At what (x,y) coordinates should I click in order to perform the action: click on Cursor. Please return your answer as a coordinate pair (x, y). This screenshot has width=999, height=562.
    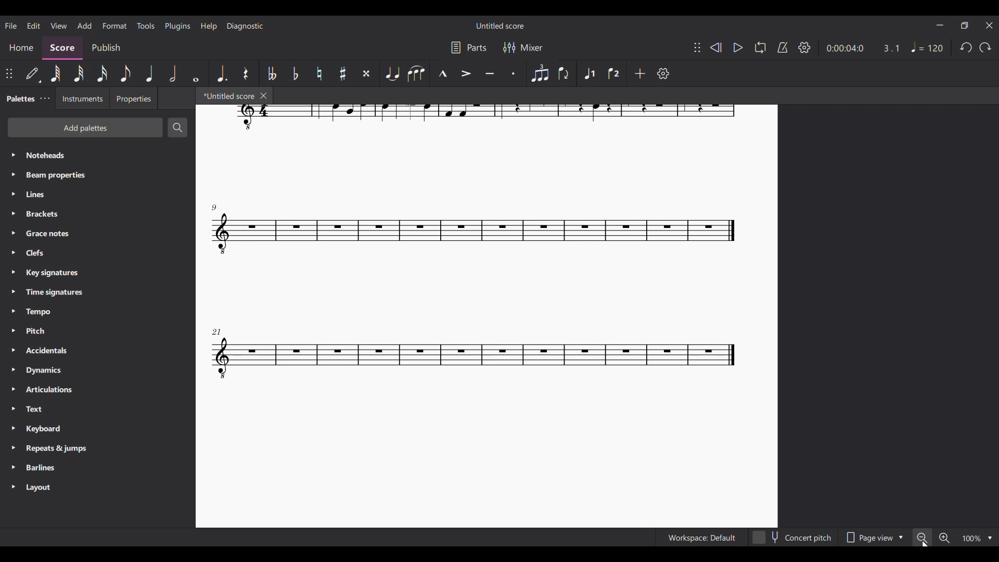
    Looking at the image, I should click on (926, 543).